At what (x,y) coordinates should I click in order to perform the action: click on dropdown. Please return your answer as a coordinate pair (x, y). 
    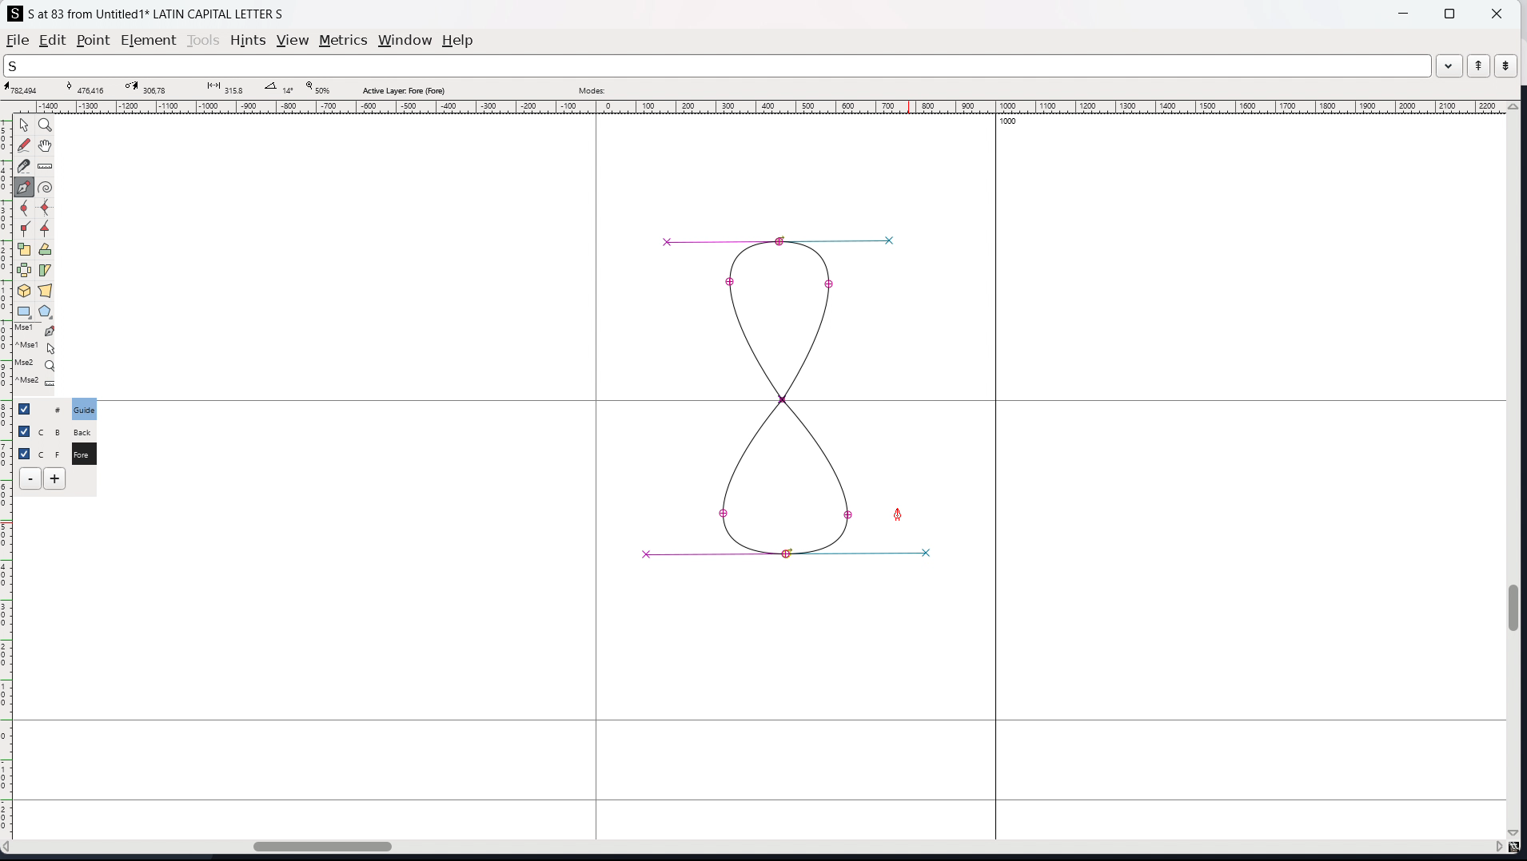
    Looking at the image, I should click on (1449, 65).